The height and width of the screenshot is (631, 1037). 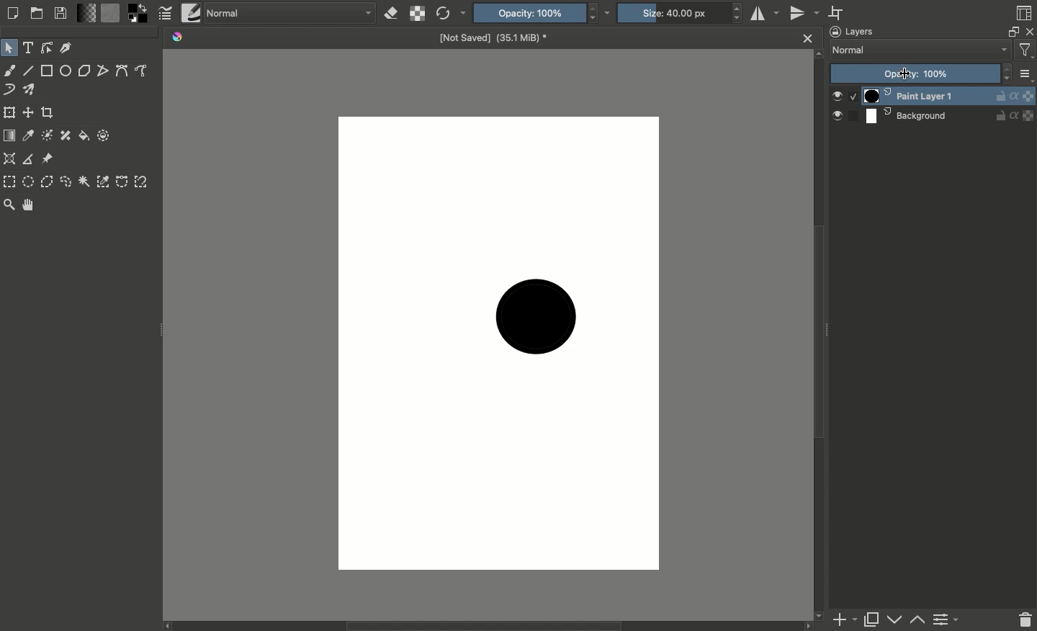 I want to click on Sorting and filtering, so click(x=1027, y=53).